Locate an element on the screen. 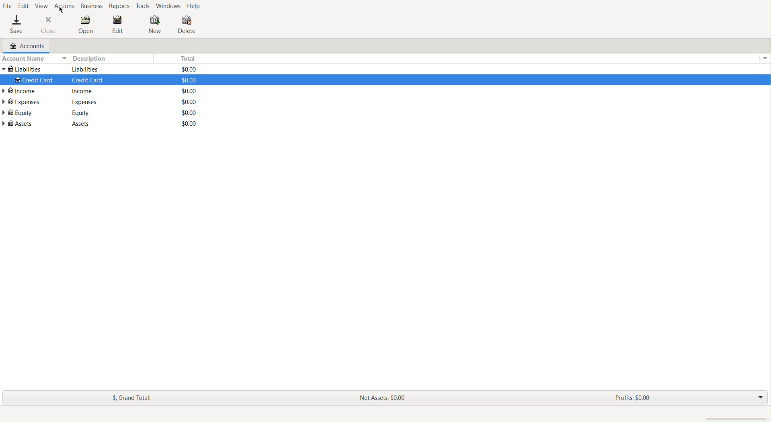 The height and width of the screenshot is (422, 771). Description is located at coordinates (80, 123).